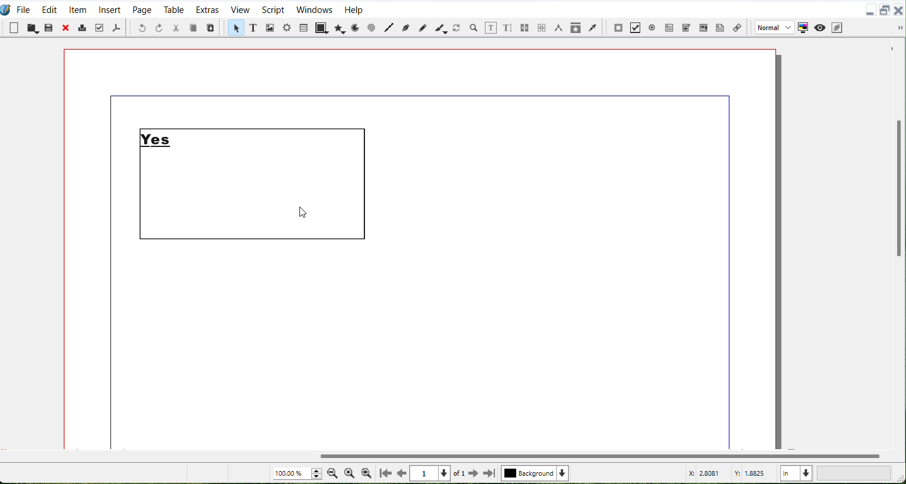 This screenshot has height=484, width=906. I want to click on Vertical scroll bar, so click(897, 243).